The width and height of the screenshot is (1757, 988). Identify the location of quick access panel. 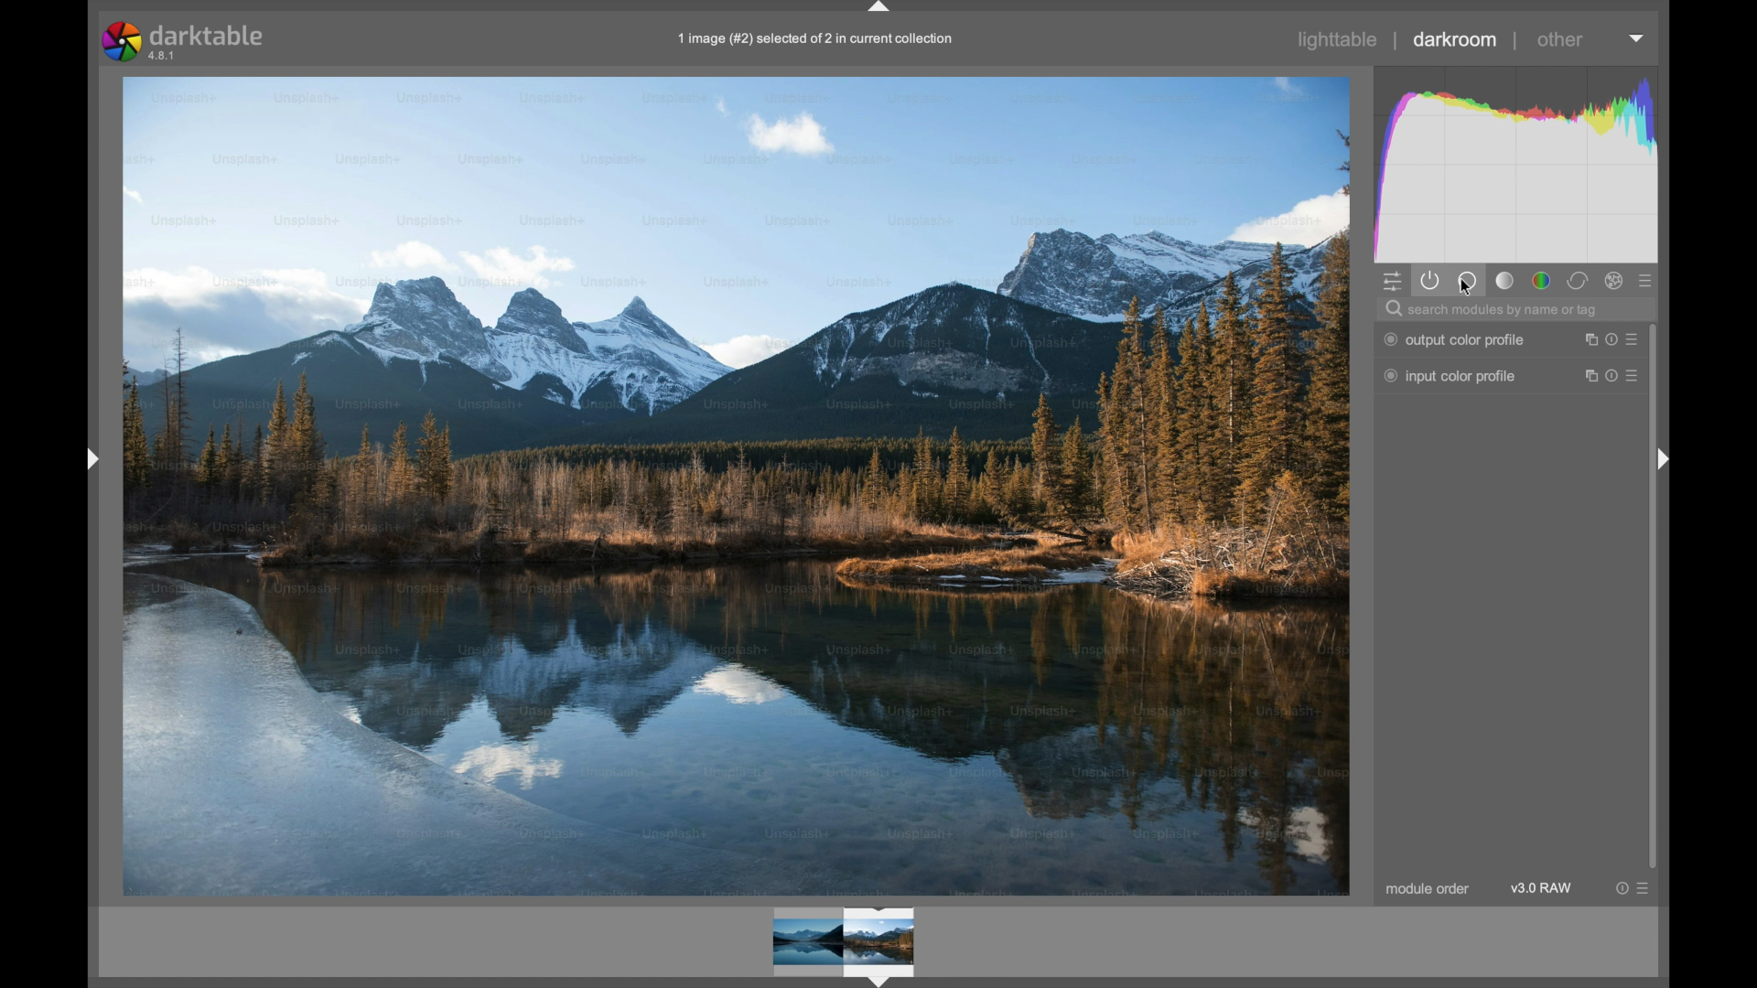
(1393, 282).